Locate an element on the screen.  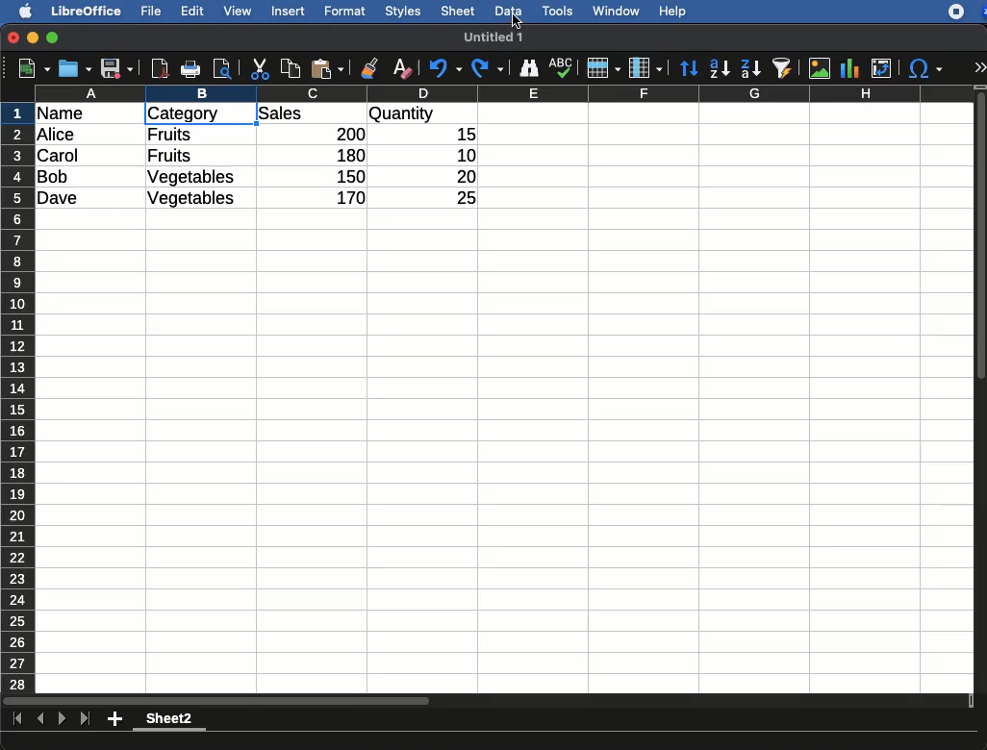
sales is located at coordinates (313, 114).